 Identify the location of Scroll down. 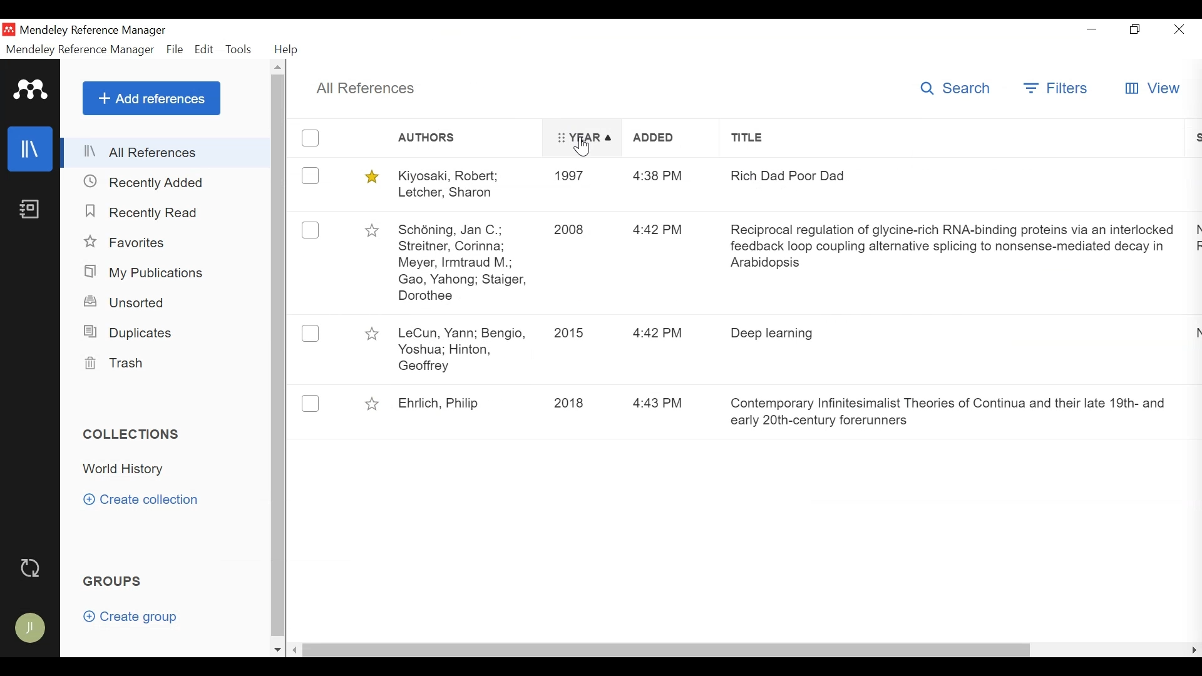
(279, 648).